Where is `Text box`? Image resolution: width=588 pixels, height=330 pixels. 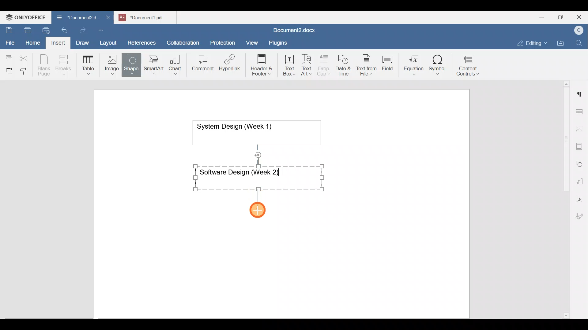 Text box is located at coordinates (285, 65).